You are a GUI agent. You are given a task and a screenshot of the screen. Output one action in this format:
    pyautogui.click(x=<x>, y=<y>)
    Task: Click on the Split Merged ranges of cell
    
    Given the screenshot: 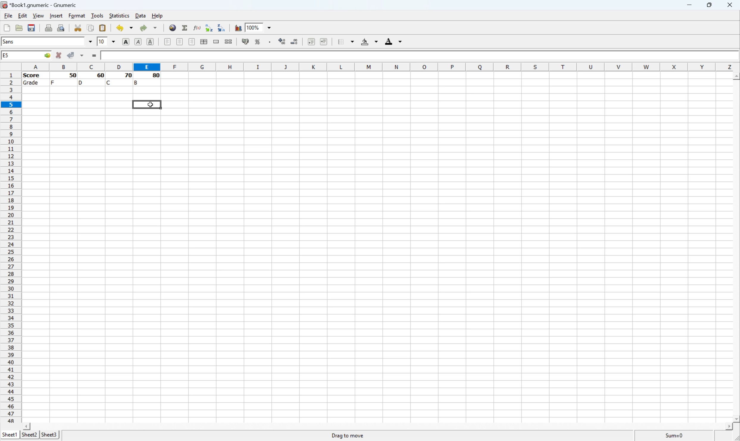 What is the action you would take?
    pyautogui.click(x=227, y=42)
    